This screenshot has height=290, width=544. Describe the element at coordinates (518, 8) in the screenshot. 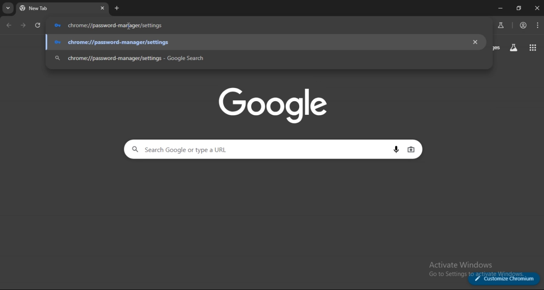

I see `restore down` at that location.